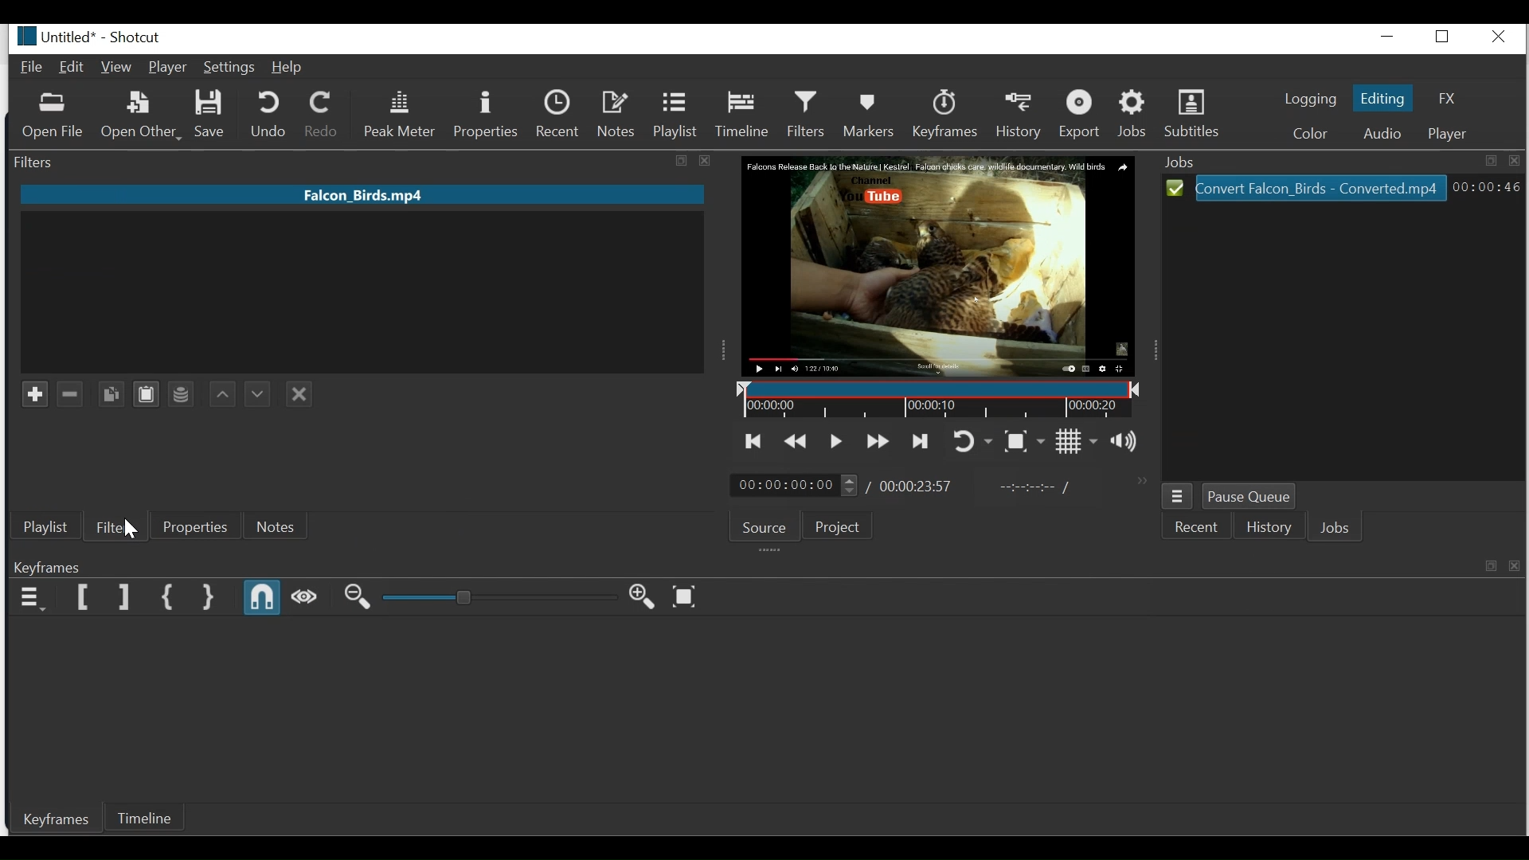  What do you see at coordinates (842, 526) in the screenshot?
I see `Project` at bounding box center [842, 526].